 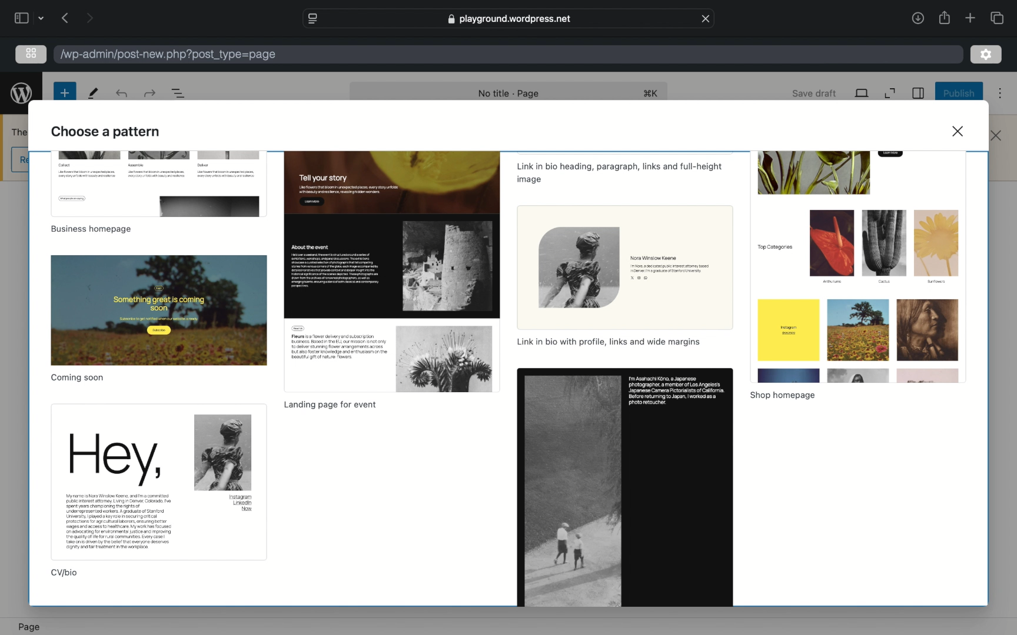 I want to click on view, so click(x=861, y=92).